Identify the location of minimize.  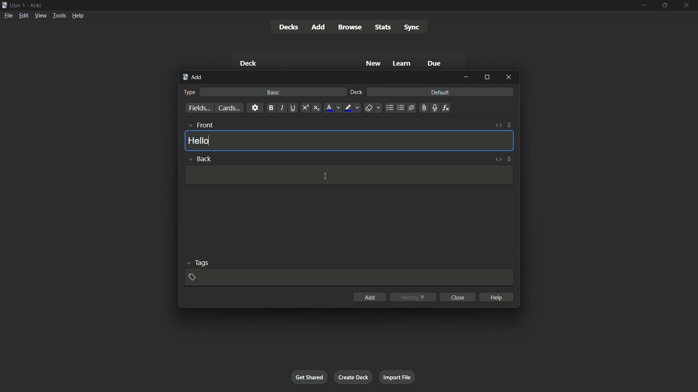
(643, 5).